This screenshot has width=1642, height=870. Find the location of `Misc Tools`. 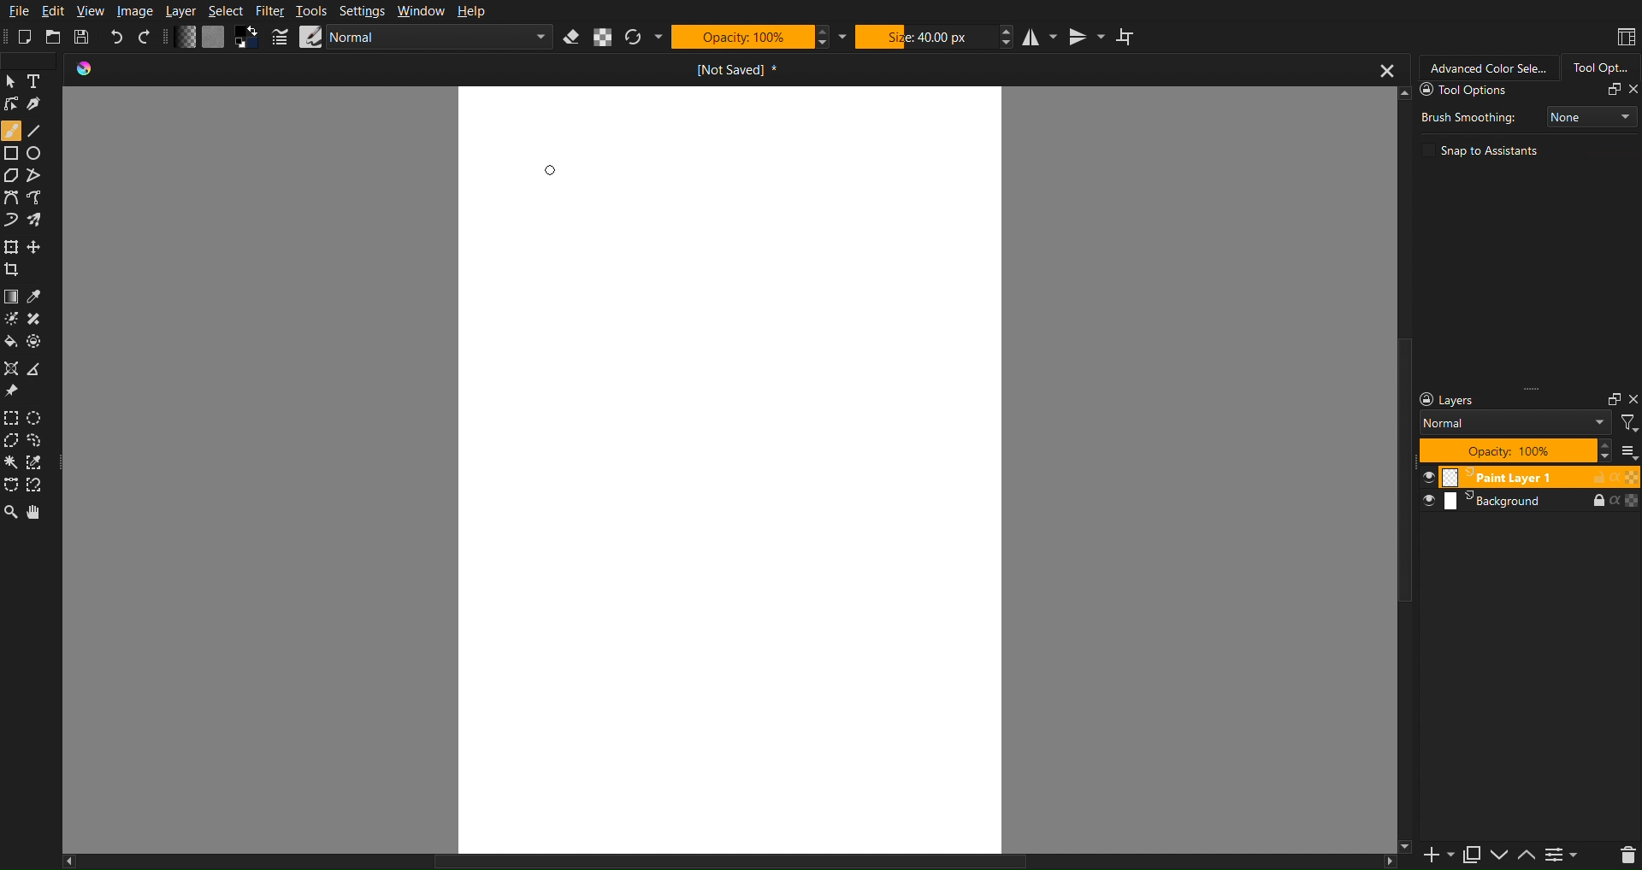

Misc Tools is located at coordinates (14, 366).